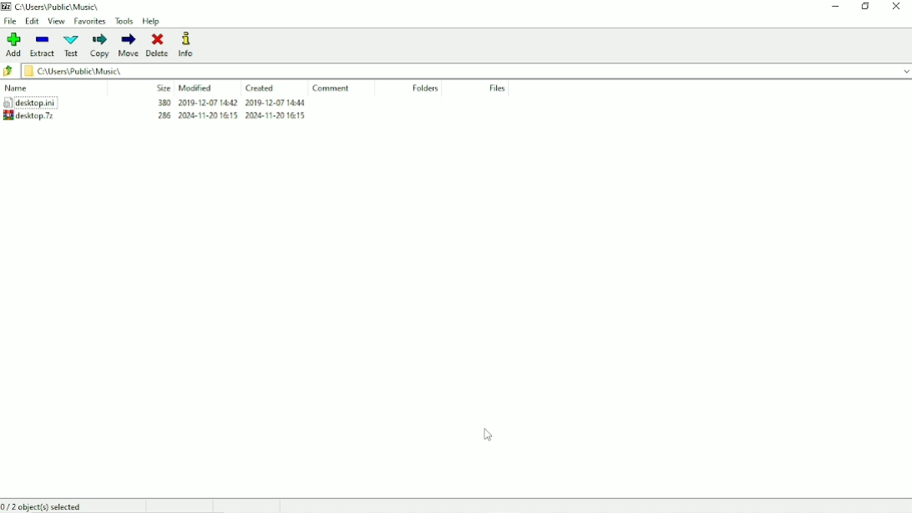 This screenshot has width=912, height=513. Describe the element at coordinates (129, 45) in the screenshot. I see `Move` at that location.